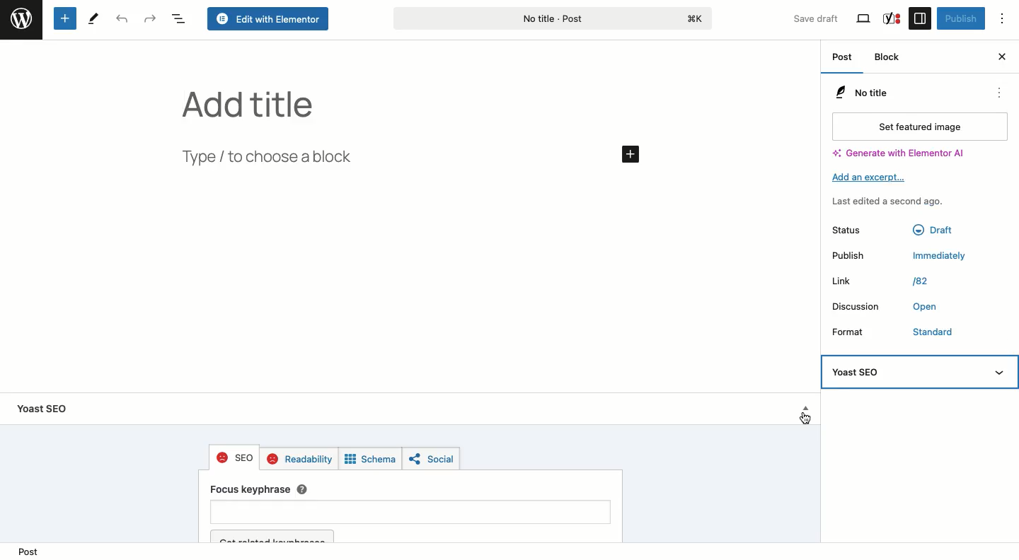 The image size is (1019, 560). What do you see at coordinates (412, 513) in the screenshot?
I see `Focus key phrase` at bounding box center [412, 513].